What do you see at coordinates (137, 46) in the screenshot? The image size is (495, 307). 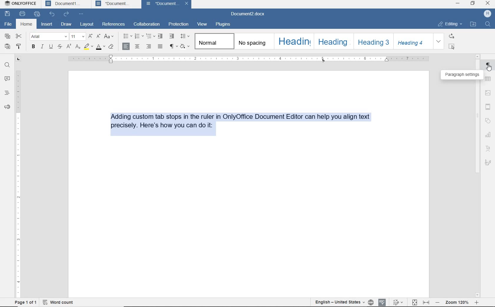 I see `align center` at bounding box center [137, 46].